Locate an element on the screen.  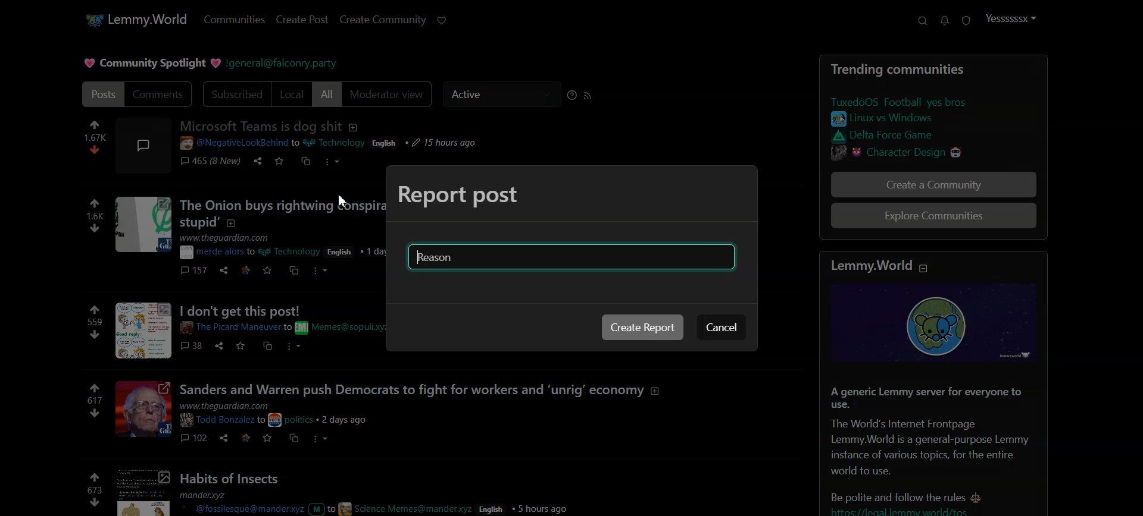
image is located at coordinates (144, 330).